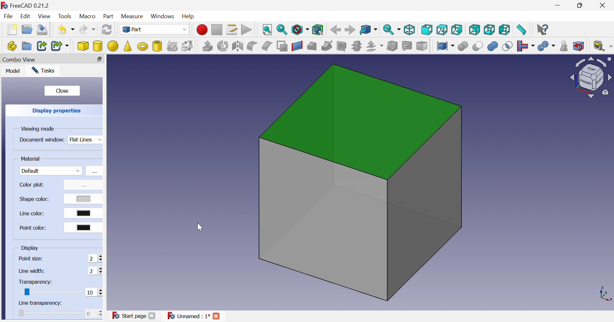 Image resolution: width=614 pixels, height=322 pixels. What do you see at coordinates (30, 248) in the screenshot?
I see `Display` at bounding box center [30, 248].